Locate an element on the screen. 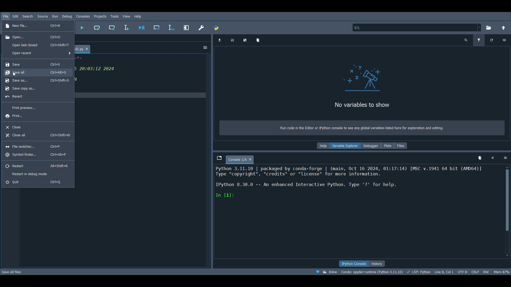 Image resolution: width=511 pixels, height=287 pixels. Help is located at coordinates (323, 146).